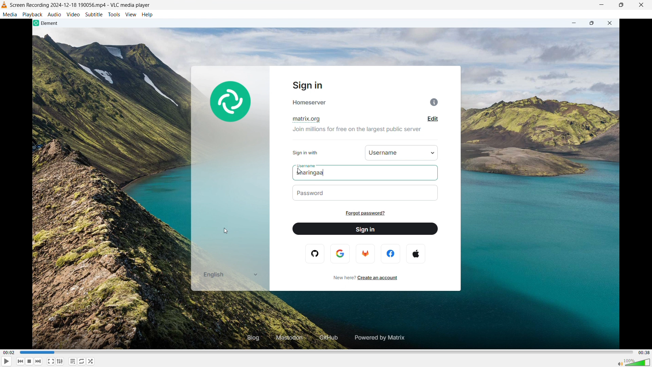 The height and width of the screenshot is (367, 652). I want to click on minimize, so click(574, 23).